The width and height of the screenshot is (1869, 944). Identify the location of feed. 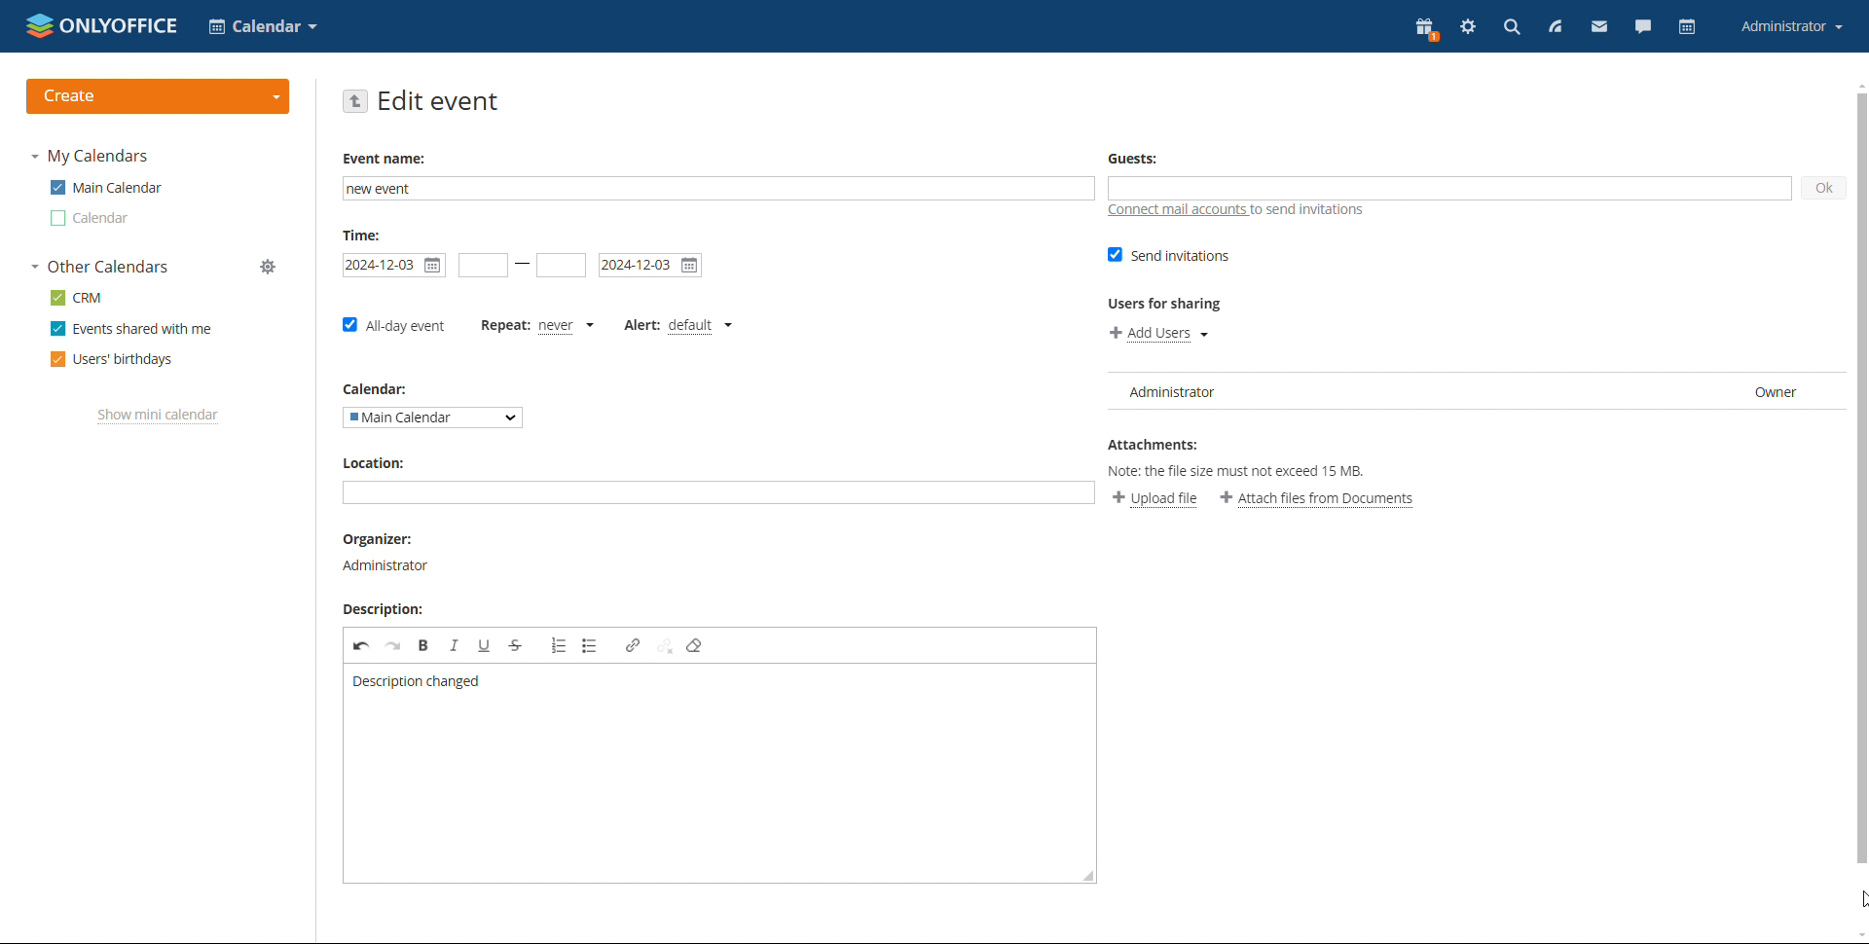
(1553, 27).